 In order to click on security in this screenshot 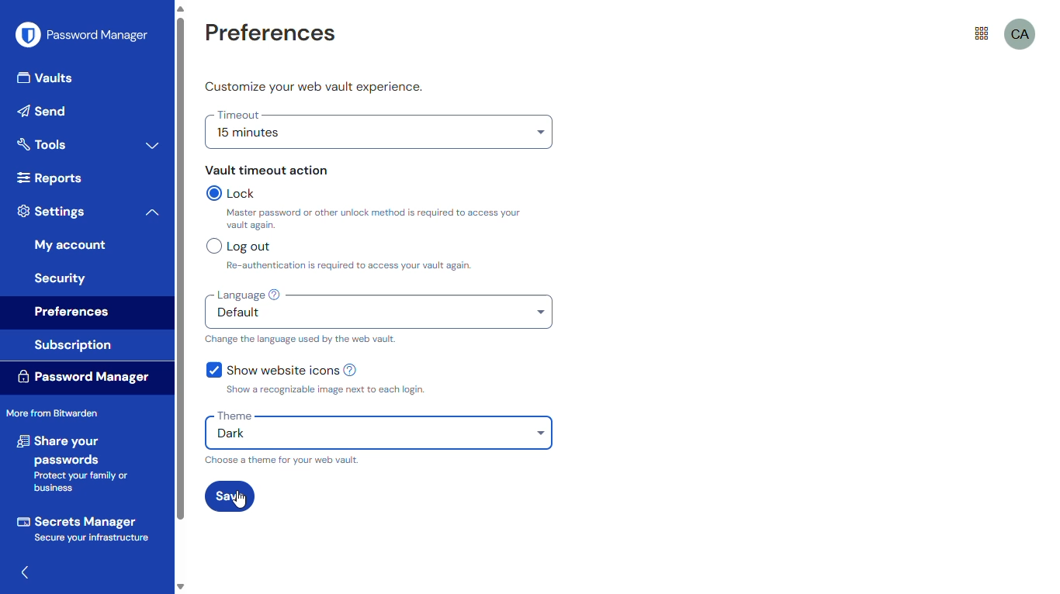, I will do `click(61, 278)`.